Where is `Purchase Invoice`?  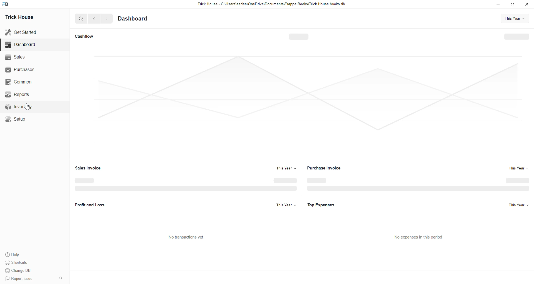 Purchase Invoice is located at coordinates (328, 169).